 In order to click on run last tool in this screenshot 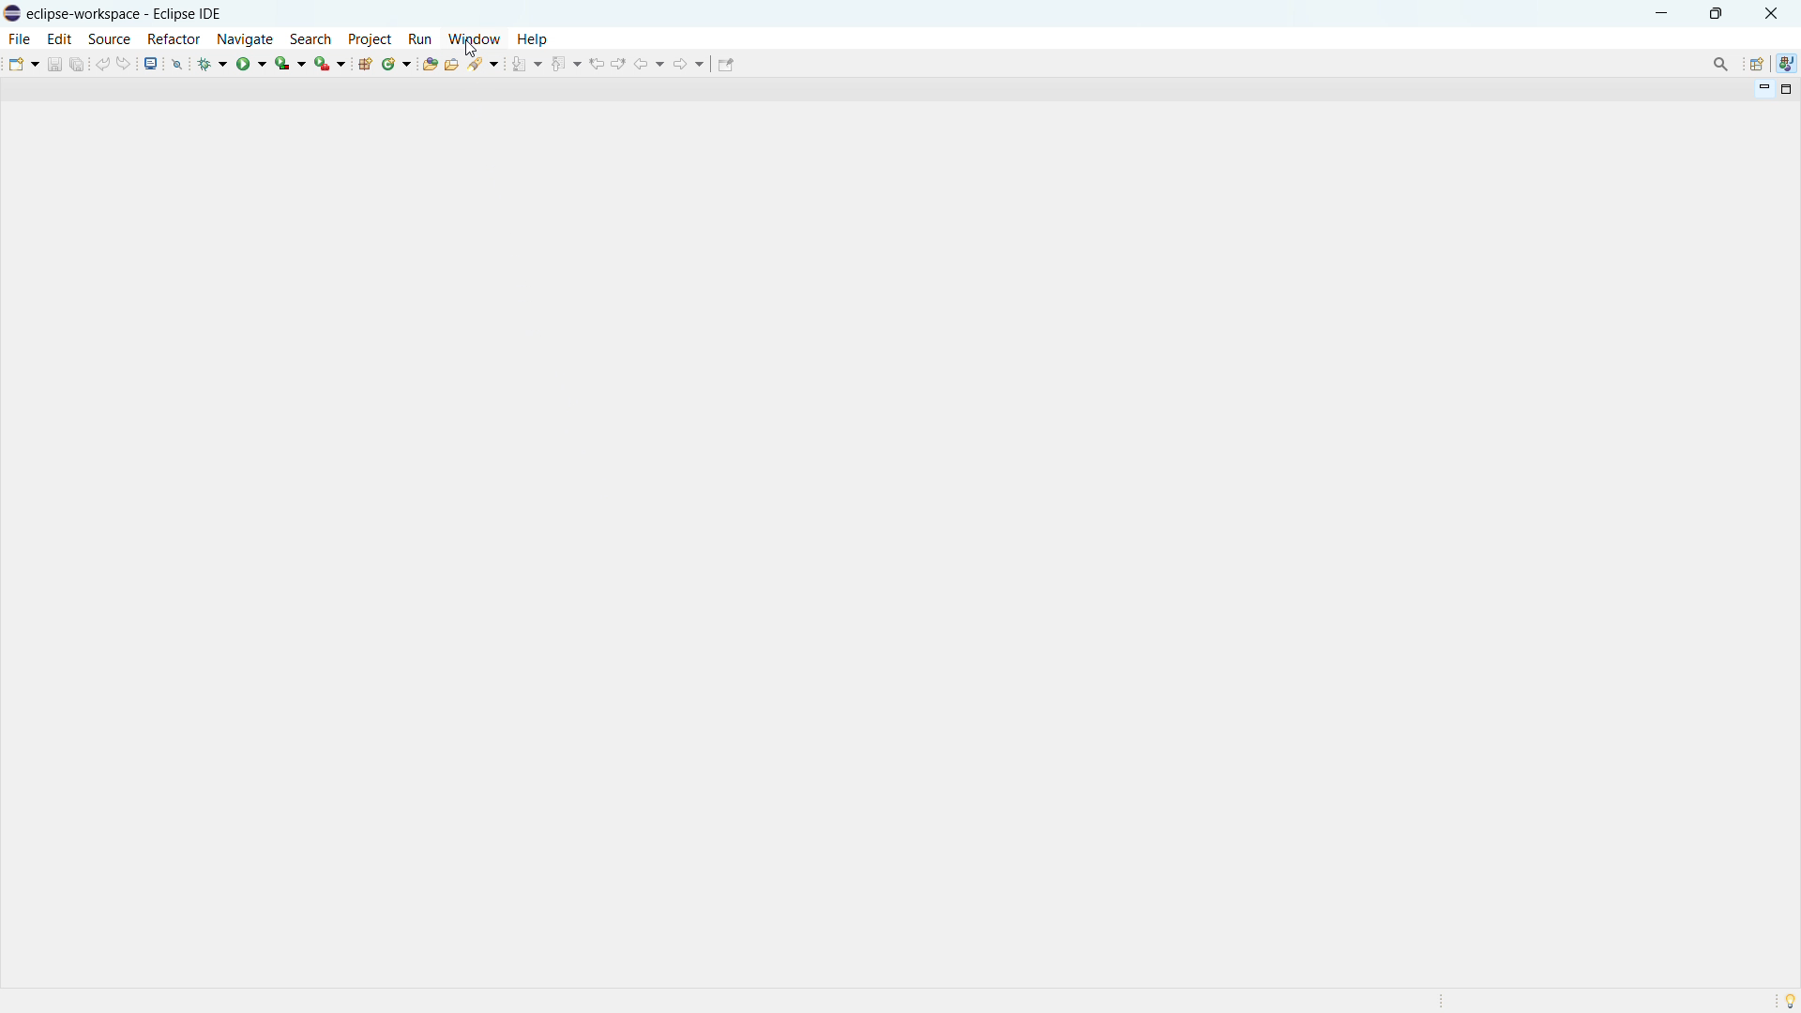, I will do `click(331, 63)`.